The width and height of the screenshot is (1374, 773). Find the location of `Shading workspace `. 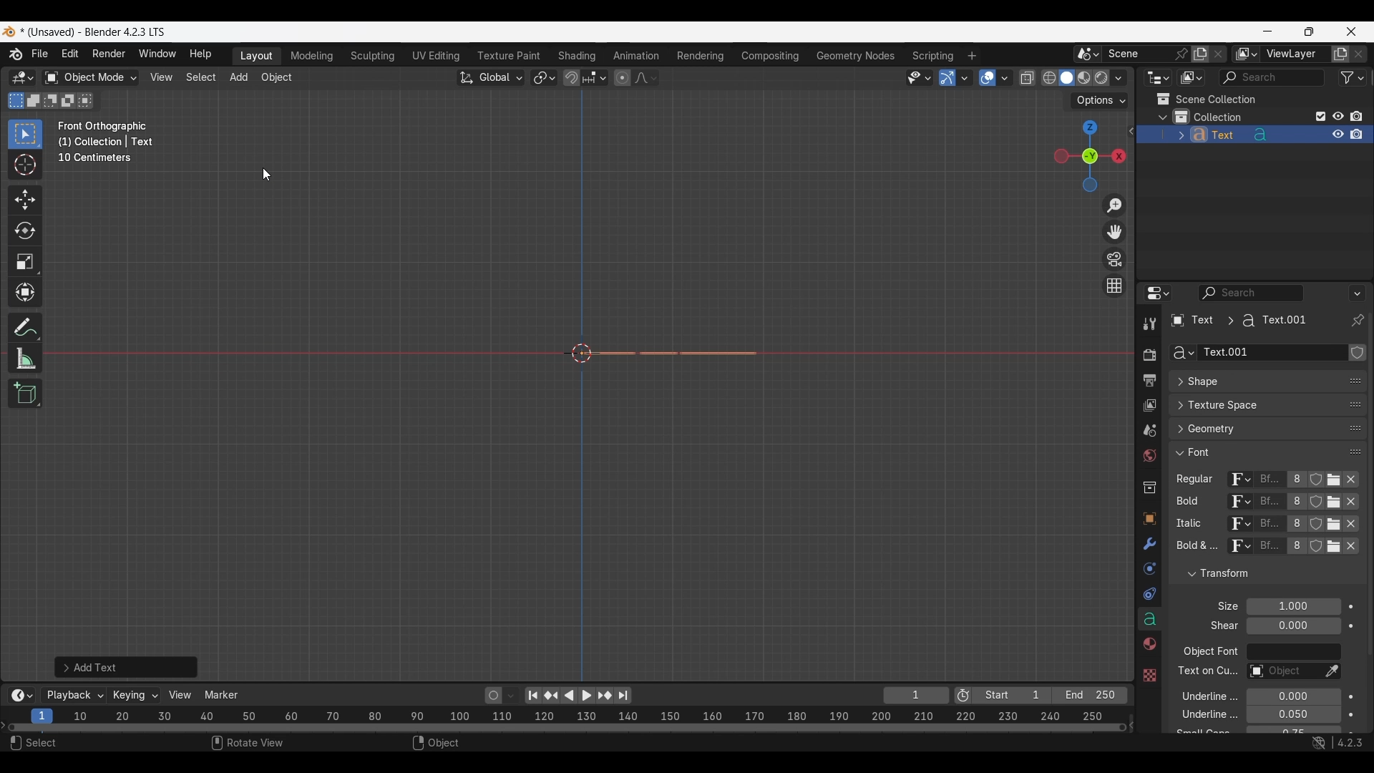

Shading workspace  is located at coordinates (578, 56).